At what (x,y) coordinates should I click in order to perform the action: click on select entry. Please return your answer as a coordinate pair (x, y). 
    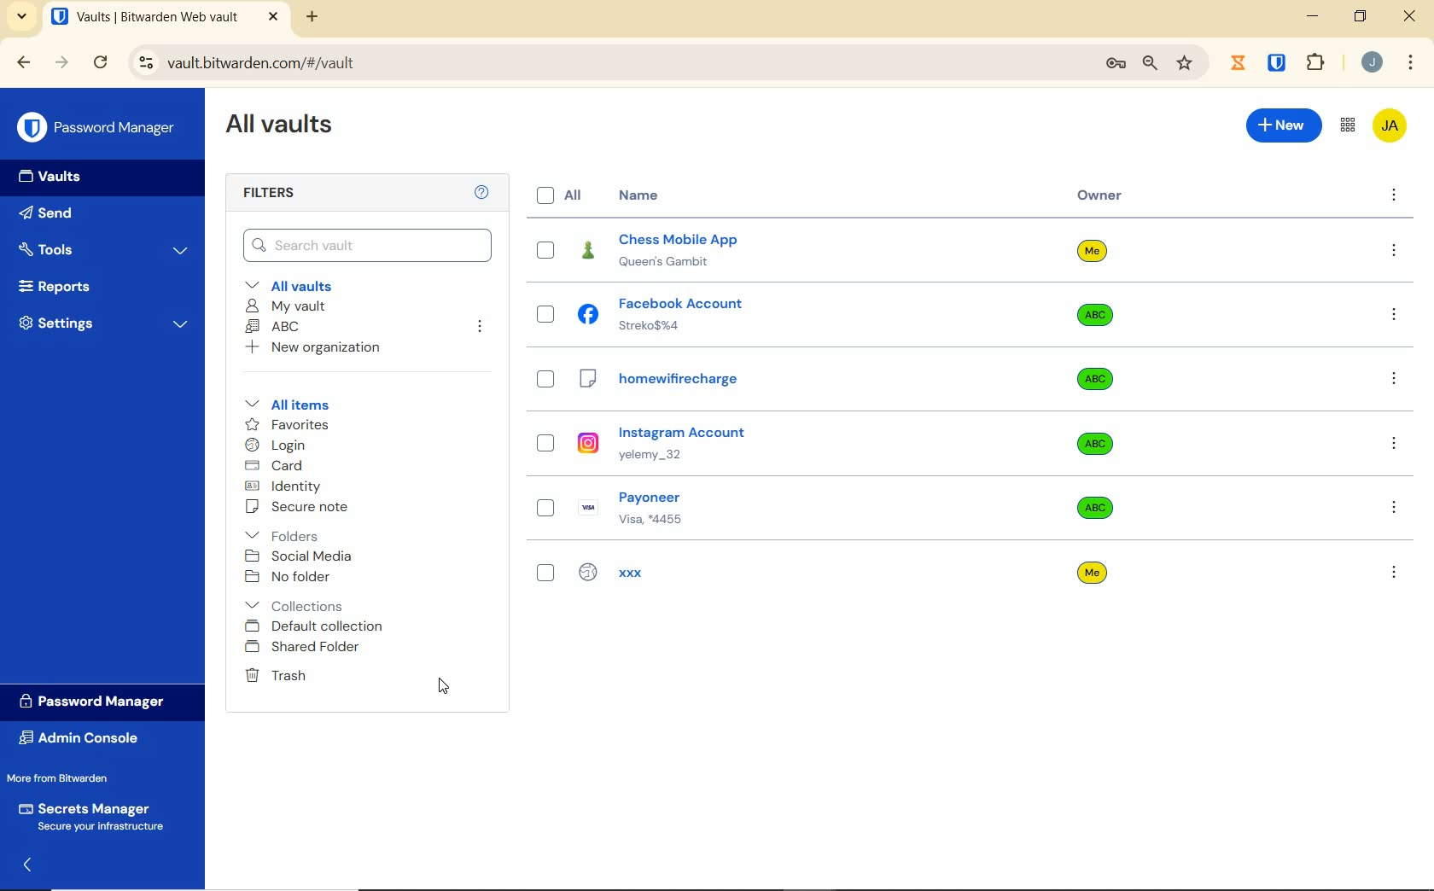
    Looking at the image, I should click on (546, 316).